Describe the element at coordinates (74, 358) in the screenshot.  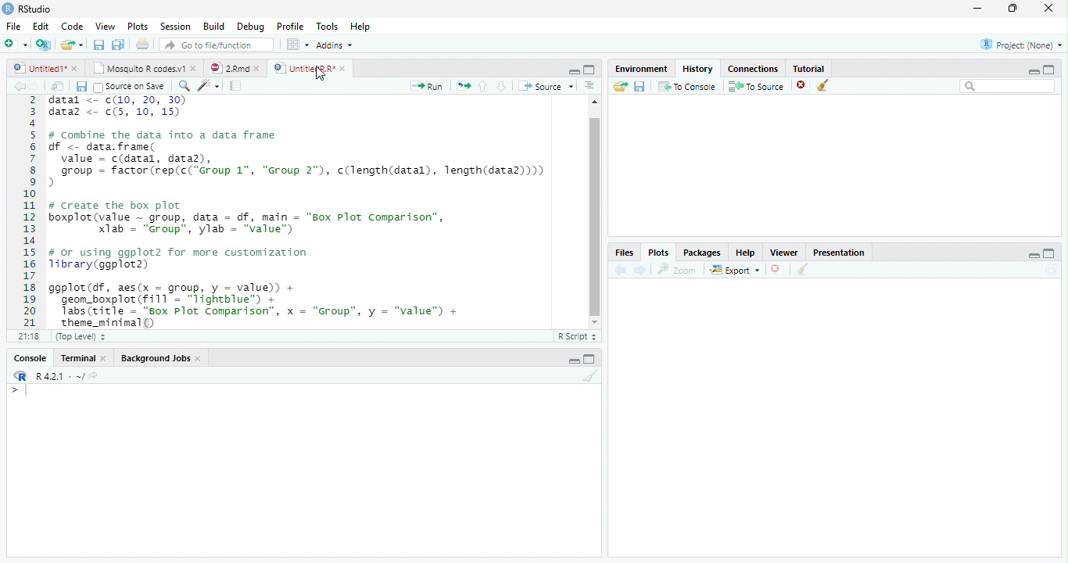
I see `Terminal` at that location.